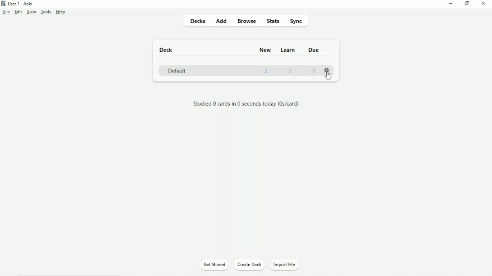  Describe the element at coordinates (467, 4) in the screenshot. I see `Restore down` at that location.